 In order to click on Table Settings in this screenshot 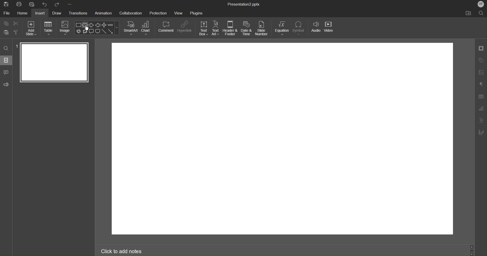, I will do `click(481, 97)`.